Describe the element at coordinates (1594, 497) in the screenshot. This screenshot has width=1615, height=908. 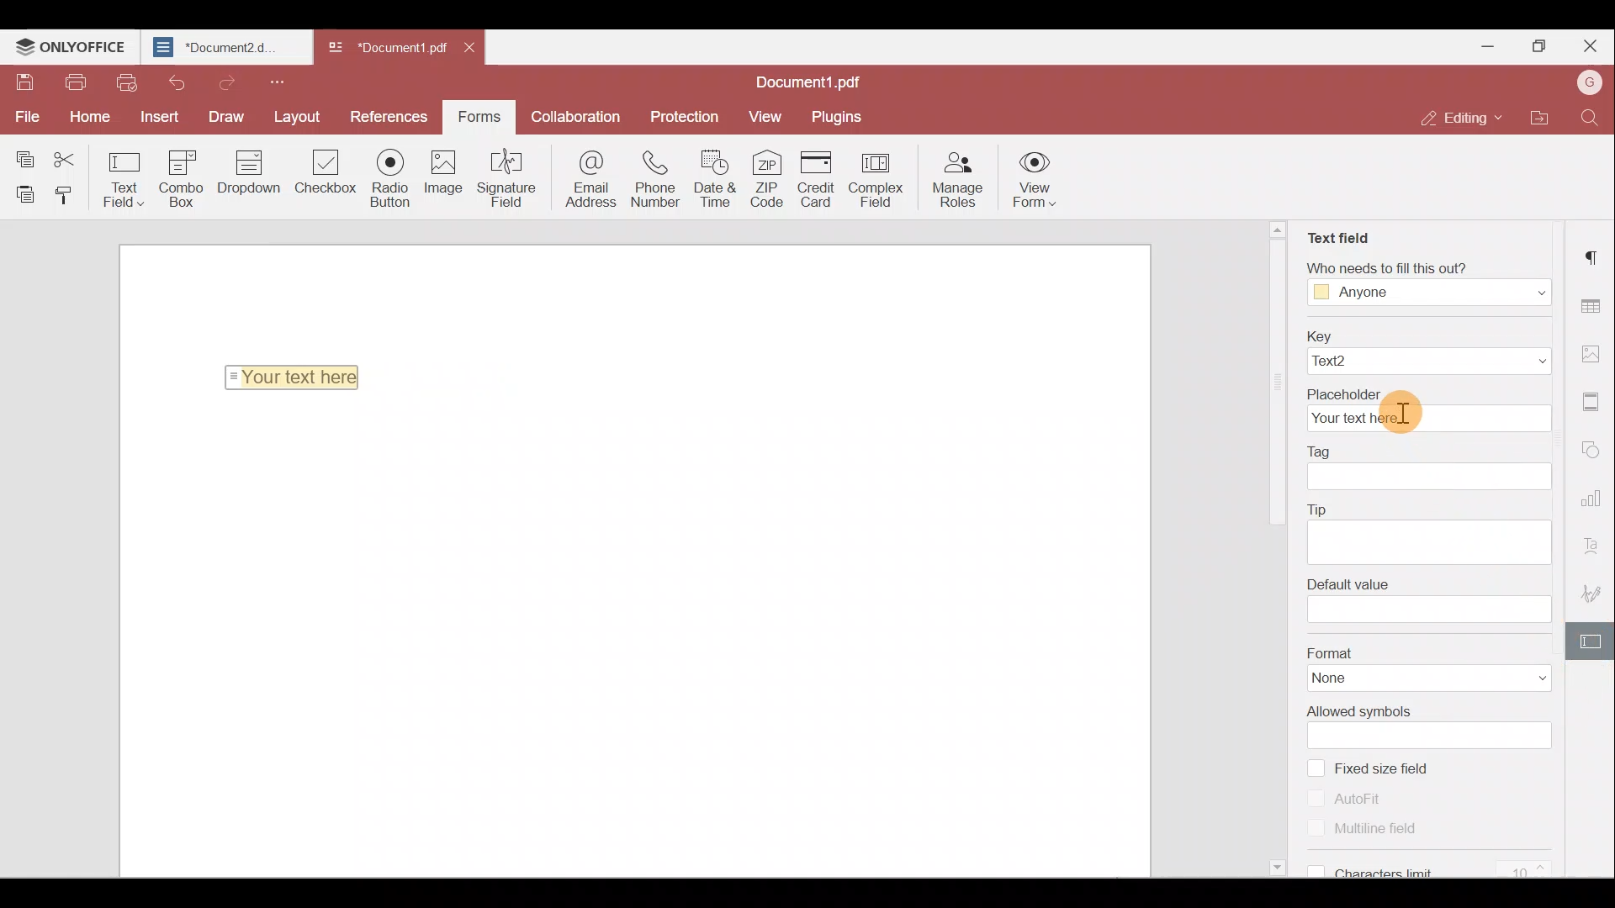
I see `Chart settings` at that location.